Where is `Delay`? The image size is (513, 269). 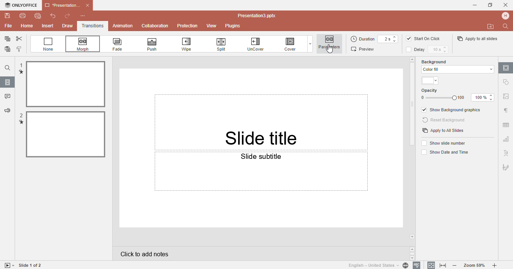
Delay is located at coordinates (418, 49).